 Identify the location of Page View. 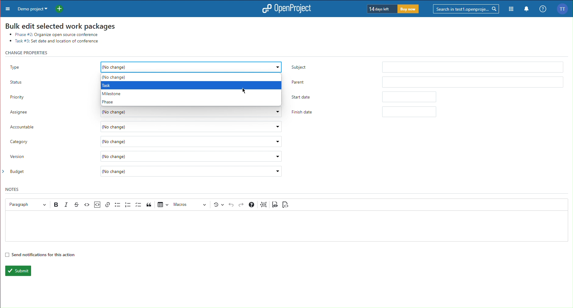
(275, 204).